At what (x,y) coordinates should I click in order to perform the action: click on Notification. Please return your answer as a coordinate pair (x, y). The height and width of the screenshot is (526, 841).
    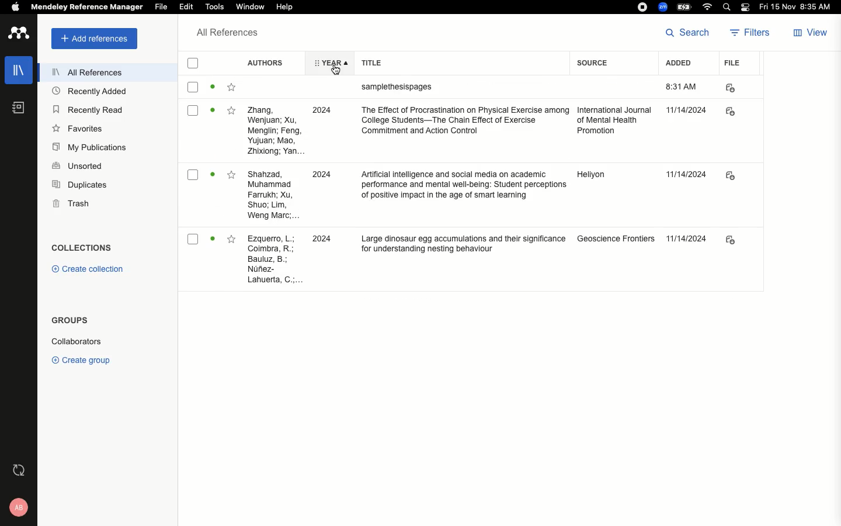
    Looking at the image, I should click on (746, 8).